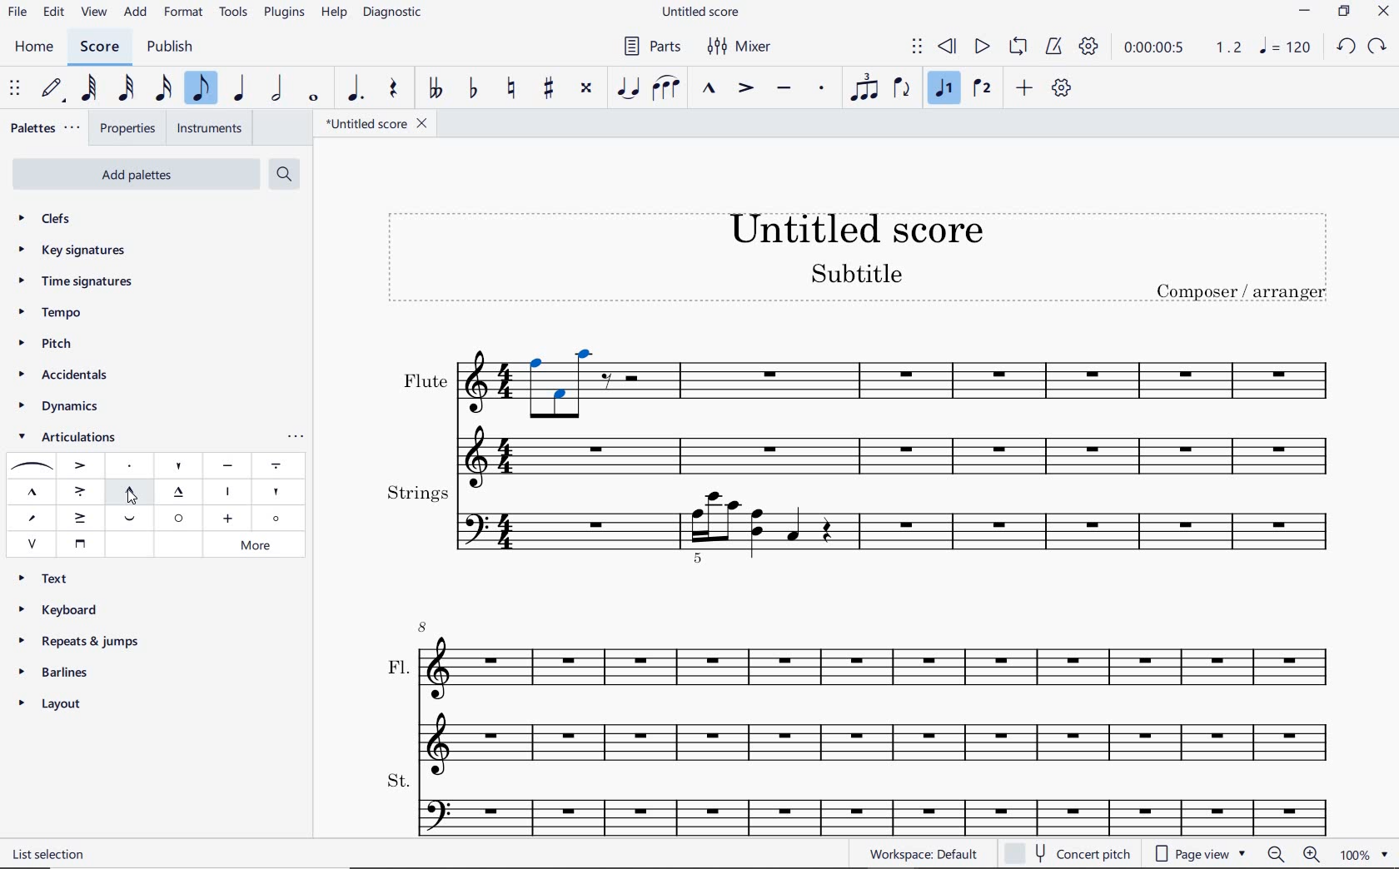 This screenshot has height=869, width=1399. I want to click on edit, so click(53, 12).